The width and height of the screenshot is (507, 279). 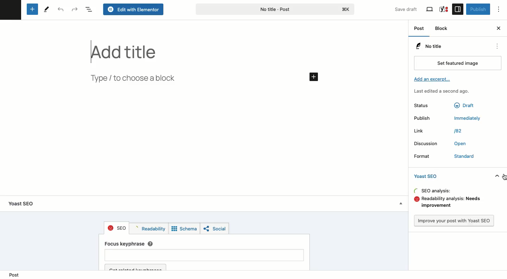 What do you see at coordinates (430, 10) in the screenshot?
I see `View` at bounding box center [430, 10].